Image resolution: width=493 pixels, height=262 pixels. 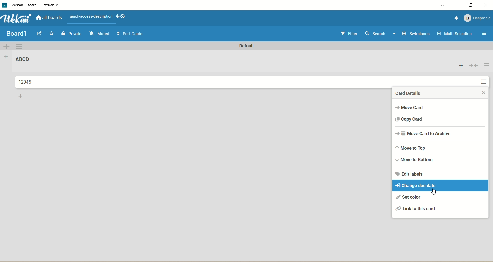 I want to click on add list, so click(x=7, y=58).